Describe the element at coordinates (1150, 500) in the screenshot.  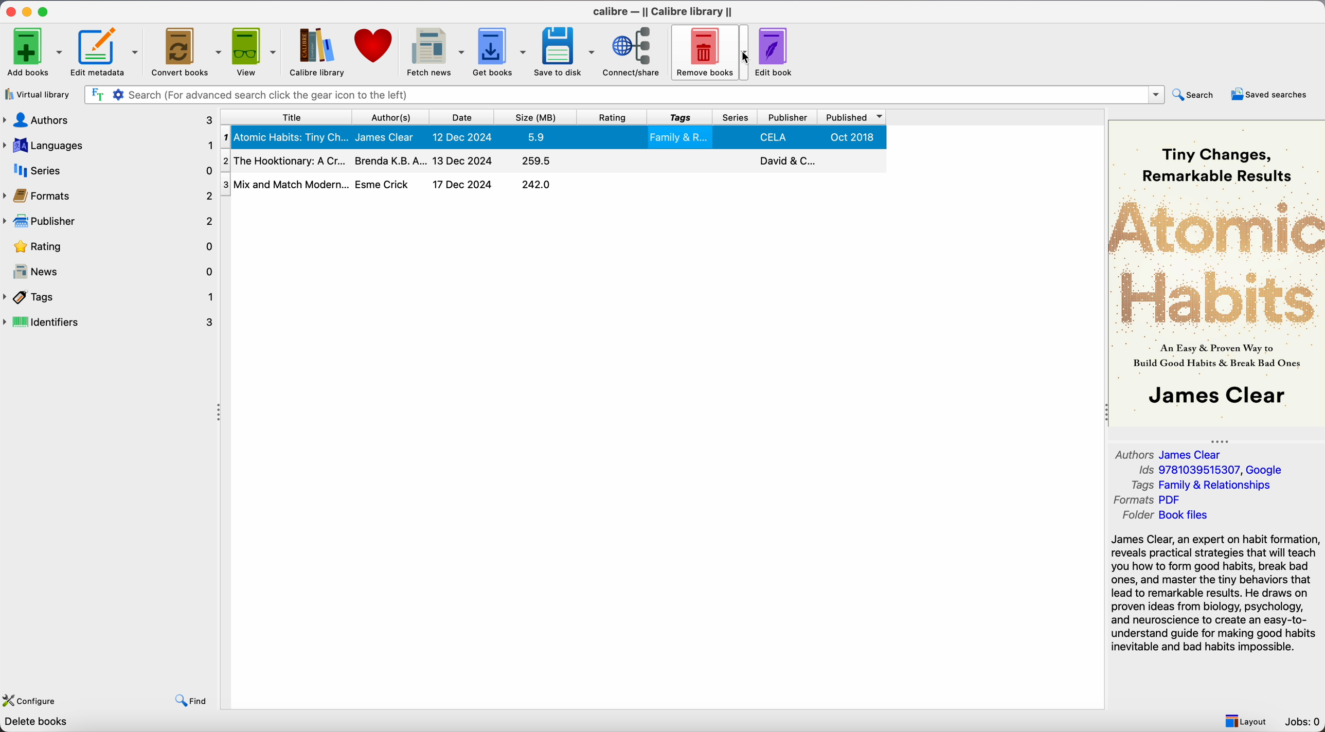
I see `Formats PDF` at that location.